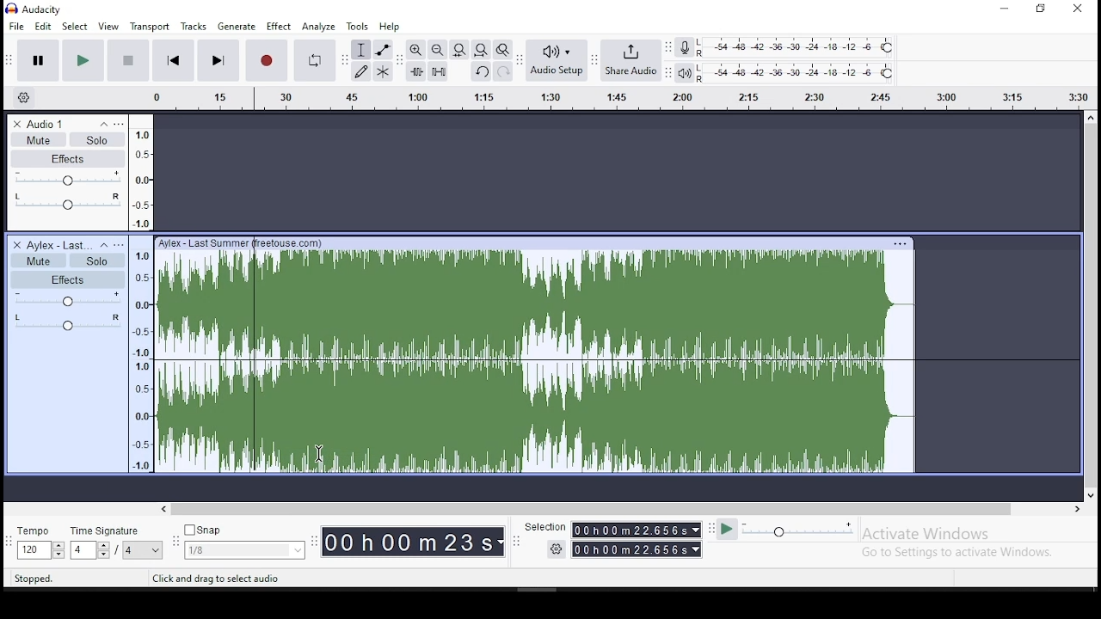 This screenshot has height=619, width=1101. What do you see at coordinates (502, 49) in the screenshot?
I see `zoom toggle` at bounding box center [502, 49].